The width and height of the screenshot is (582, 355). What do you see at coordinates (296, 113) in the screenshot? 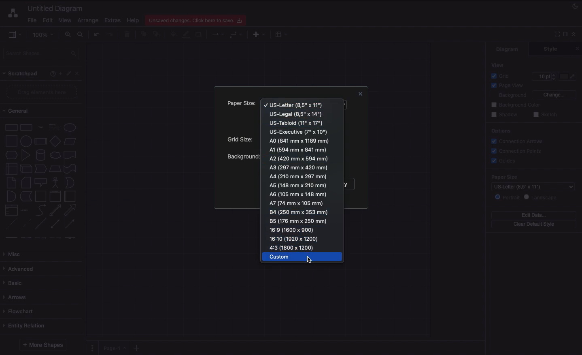
I see `US legal ` at bounding box center [296, 113].